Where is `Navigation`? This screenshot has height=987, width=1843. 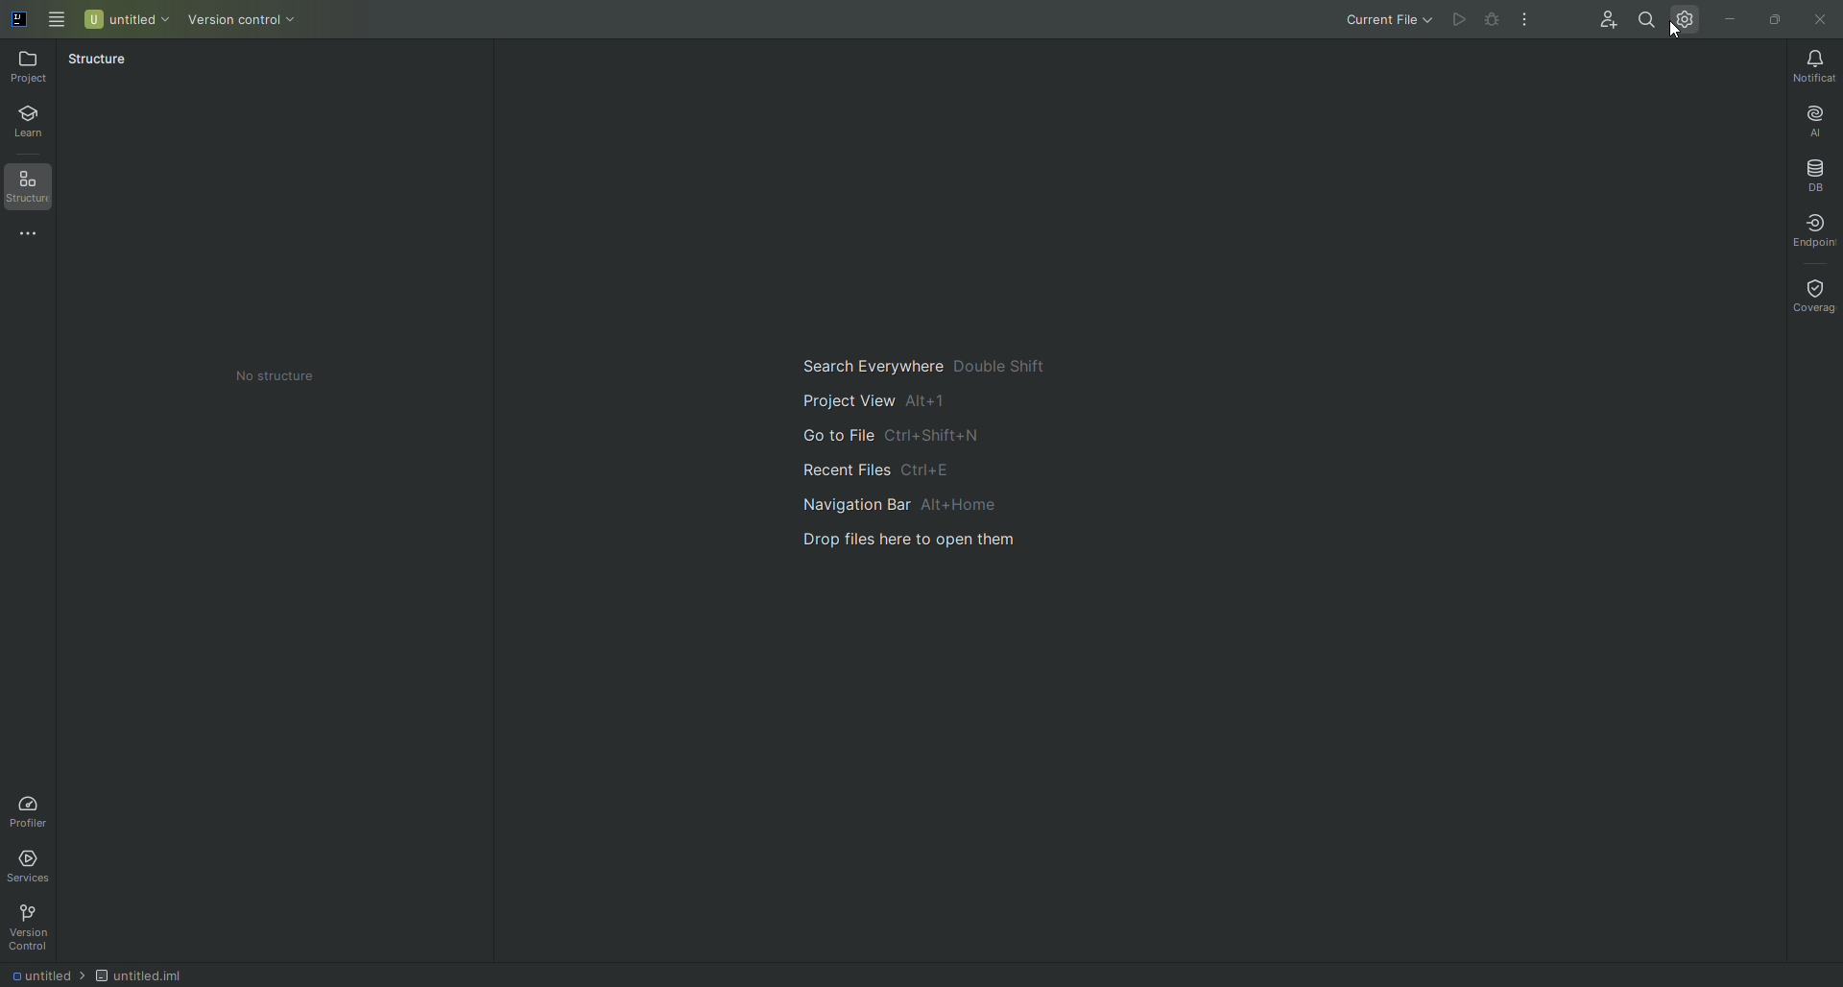 Navigation is located at coordinates (926, 510).